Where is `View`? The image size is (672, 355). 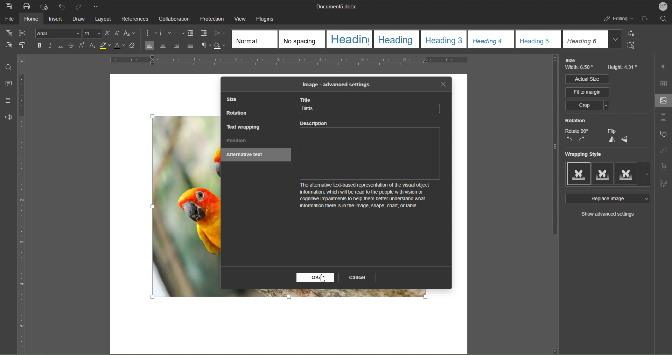
View is located at coordinates (240, 18).